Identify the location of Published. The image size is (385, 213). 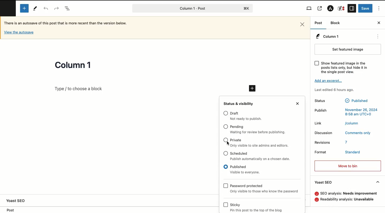
(239, 167).